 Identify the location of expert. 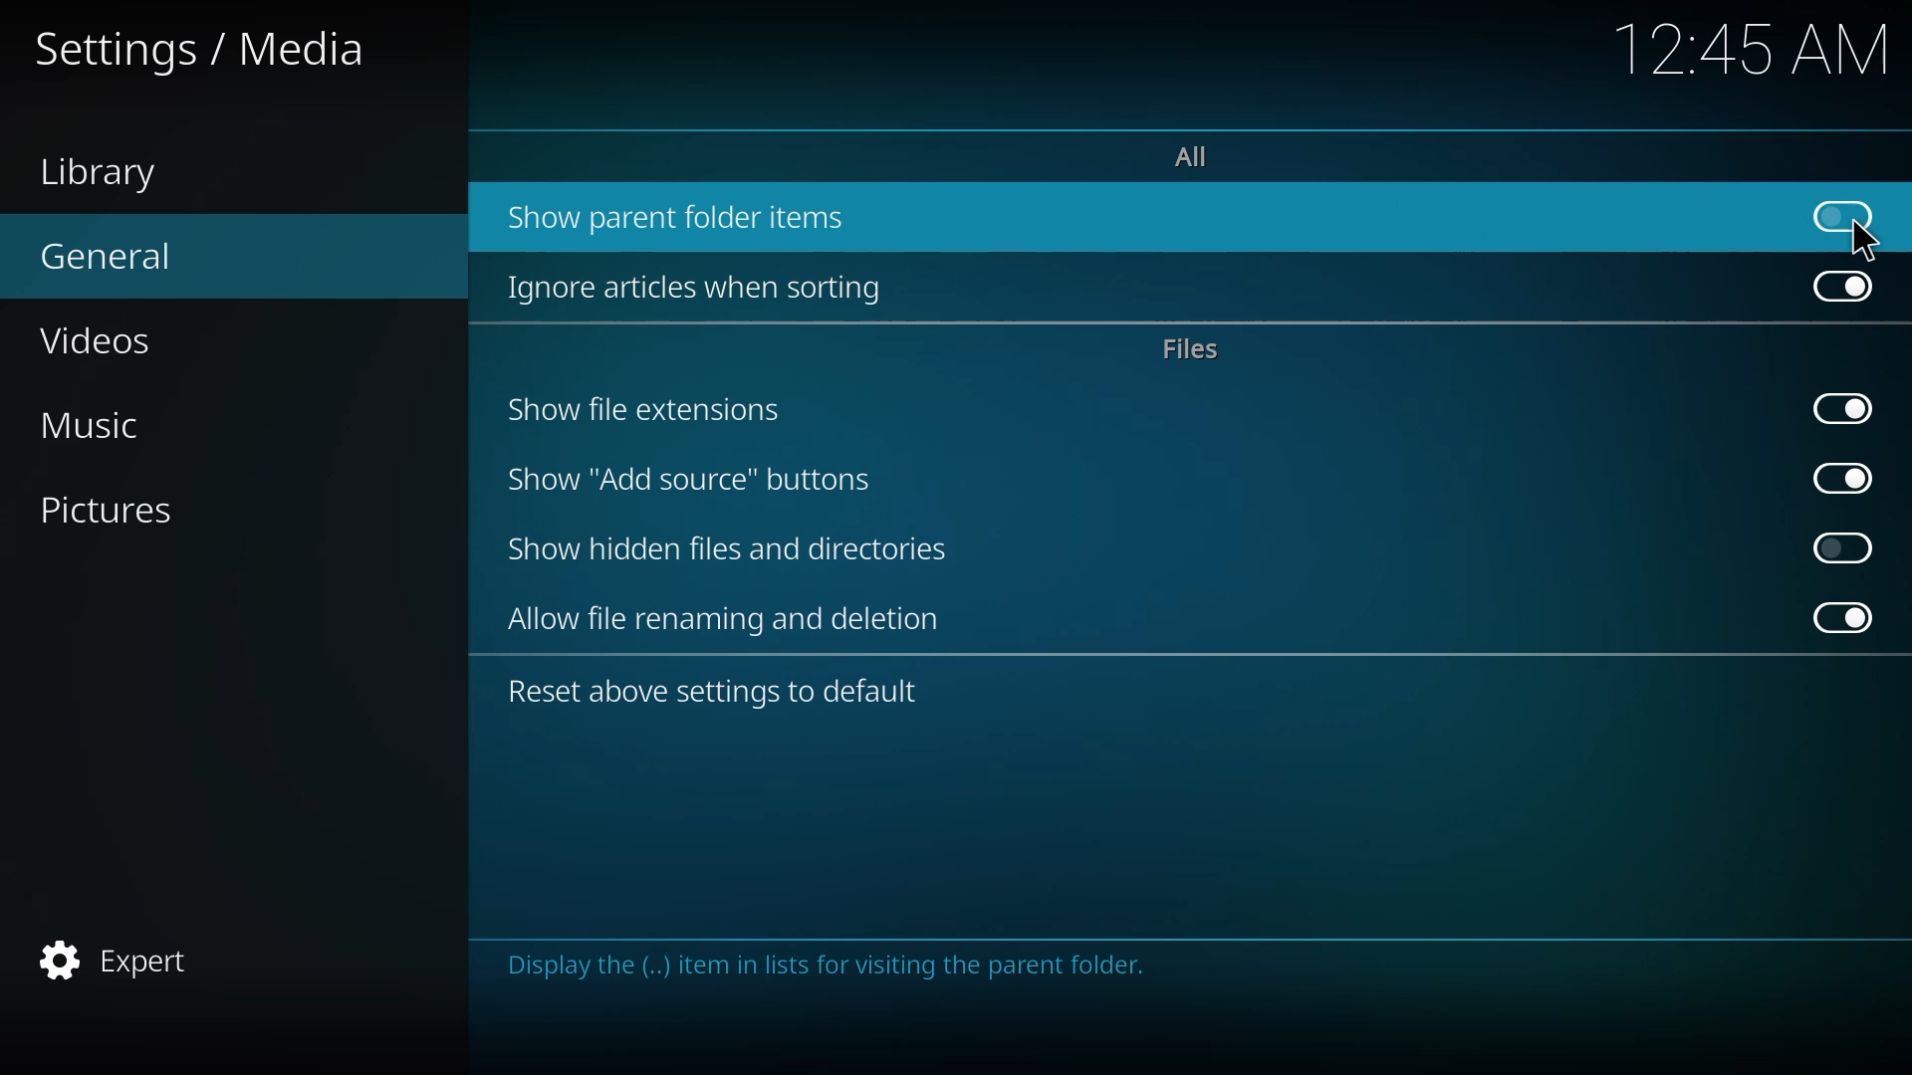
(122, 960).